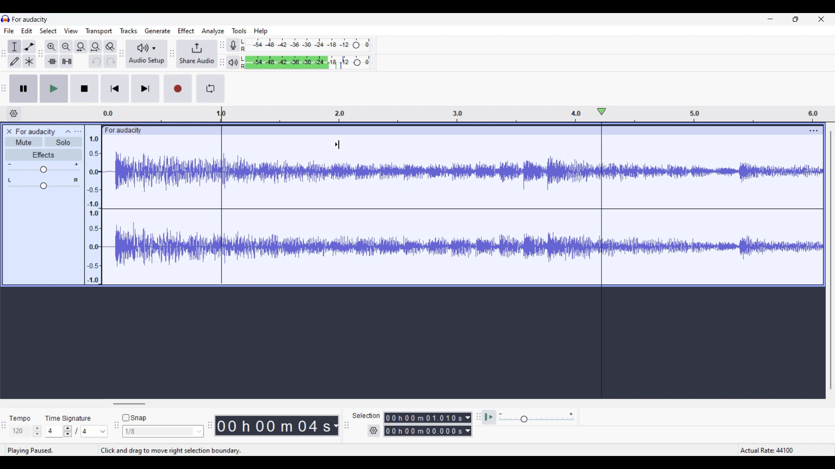 Image resolution: width=835 pixels, height=469 pixels. Describe the element at coordinates (721, 114) in the screenshot. I see `Scale to measure length of track` at that location.